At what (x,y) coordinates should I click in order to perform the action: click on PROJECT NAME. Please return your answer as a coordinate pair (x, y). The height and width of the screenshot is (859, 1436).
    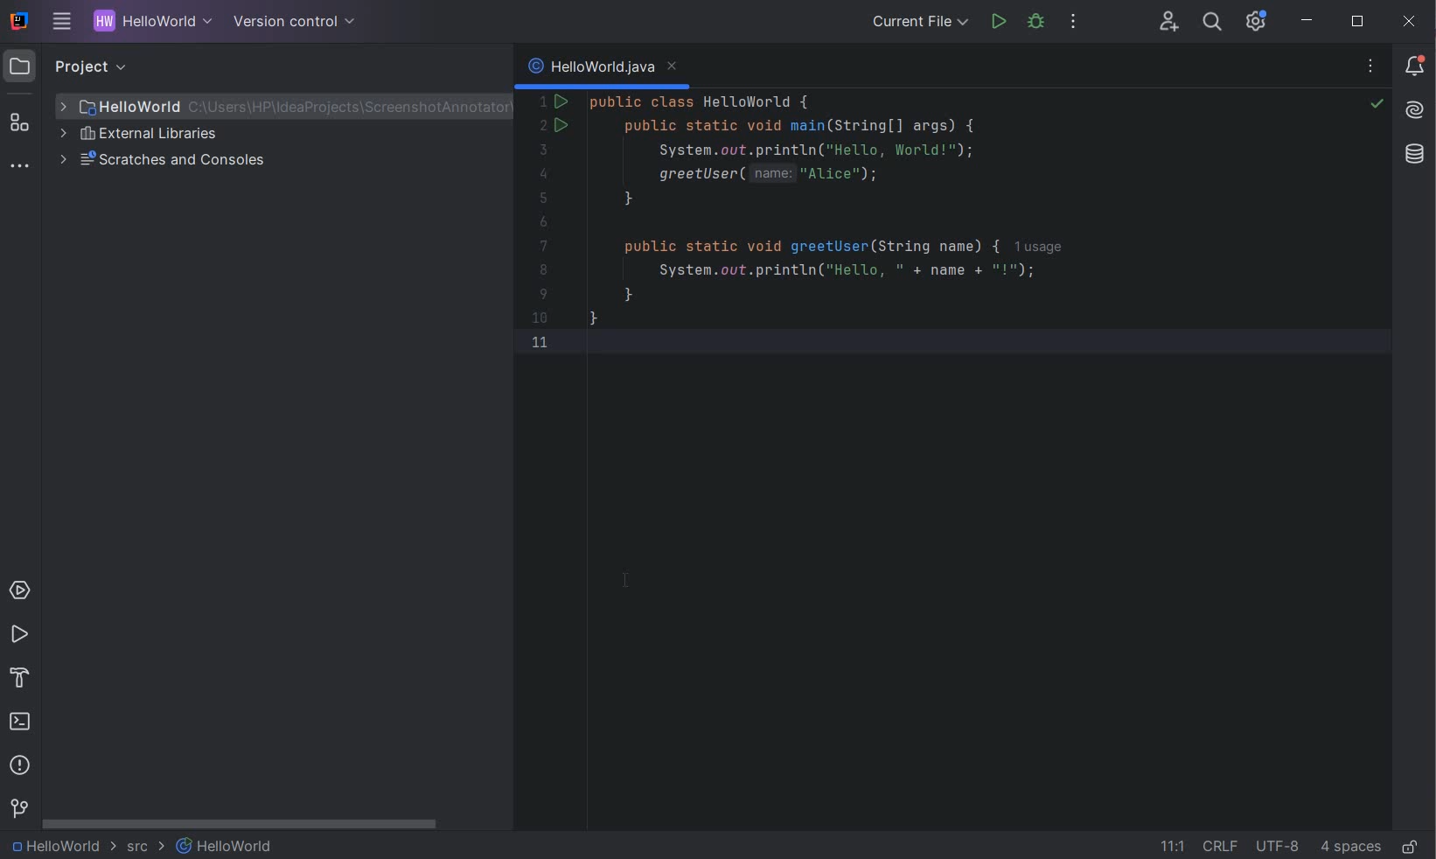
    Looking at the image, I should click on (149, 23).